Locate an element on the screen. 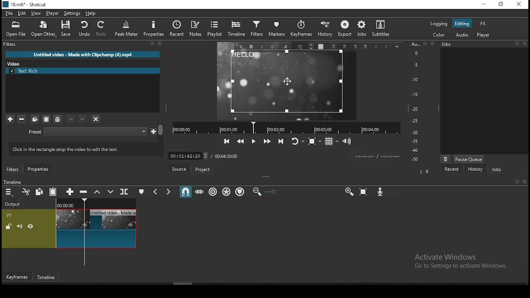 The image size is (530, 298). overwrite is located at coordinates (110, 191).